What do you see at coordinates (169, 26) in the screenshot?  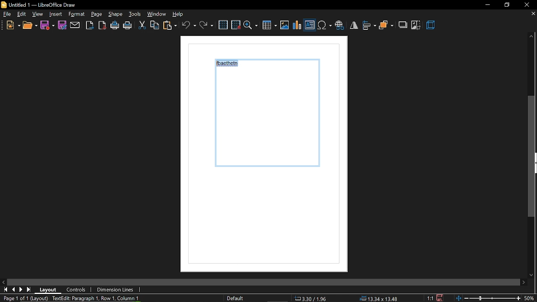 I see `paste` at bounding box center [169, 26].